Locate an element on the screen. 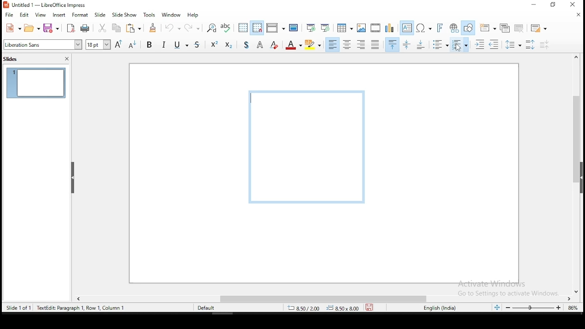 This screenshot has width=585, height=329. display grid is located at coordinates (241, 27).